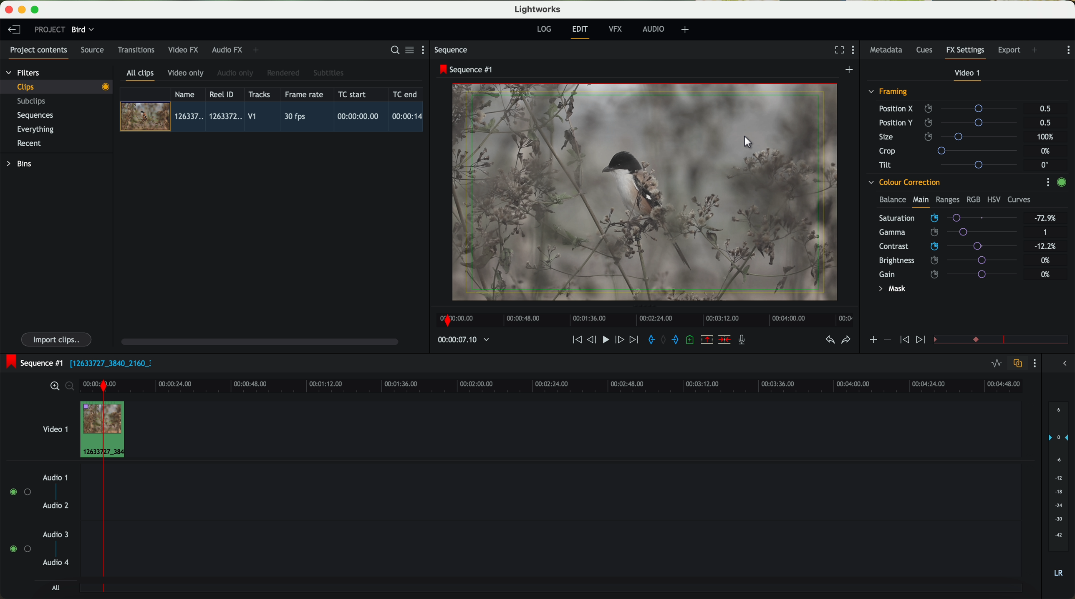 Image resolution: width=1075 pixels, height=599 pixels. Describe the element at coordinates (426, 50) in the screenshot. I see `show settings menu` at that location.